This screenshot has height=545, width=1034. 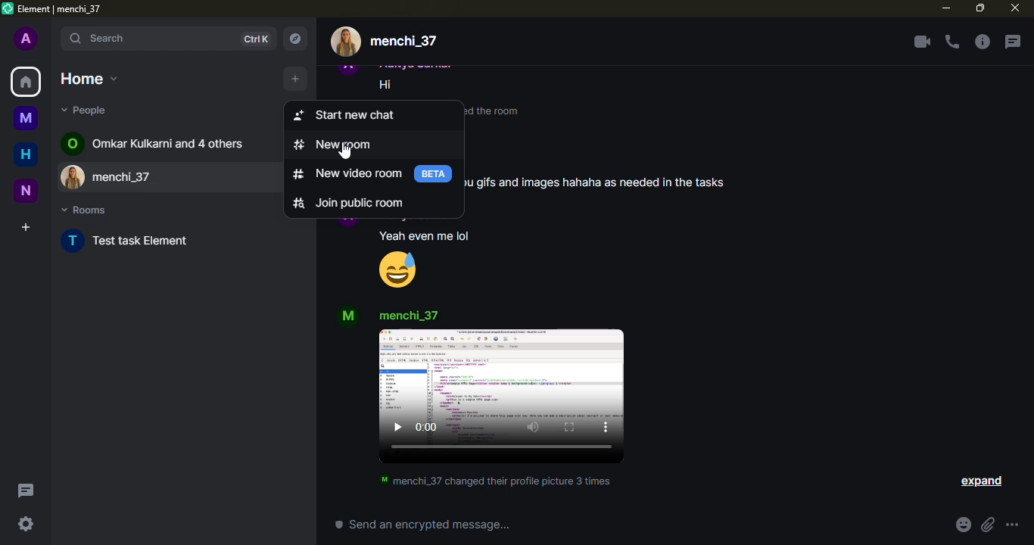 What do you see at coordinates (496, 481) in the screenshot?
I see `menchi_37 changed their profile picture 3 times` at bounding box center [496, 481].